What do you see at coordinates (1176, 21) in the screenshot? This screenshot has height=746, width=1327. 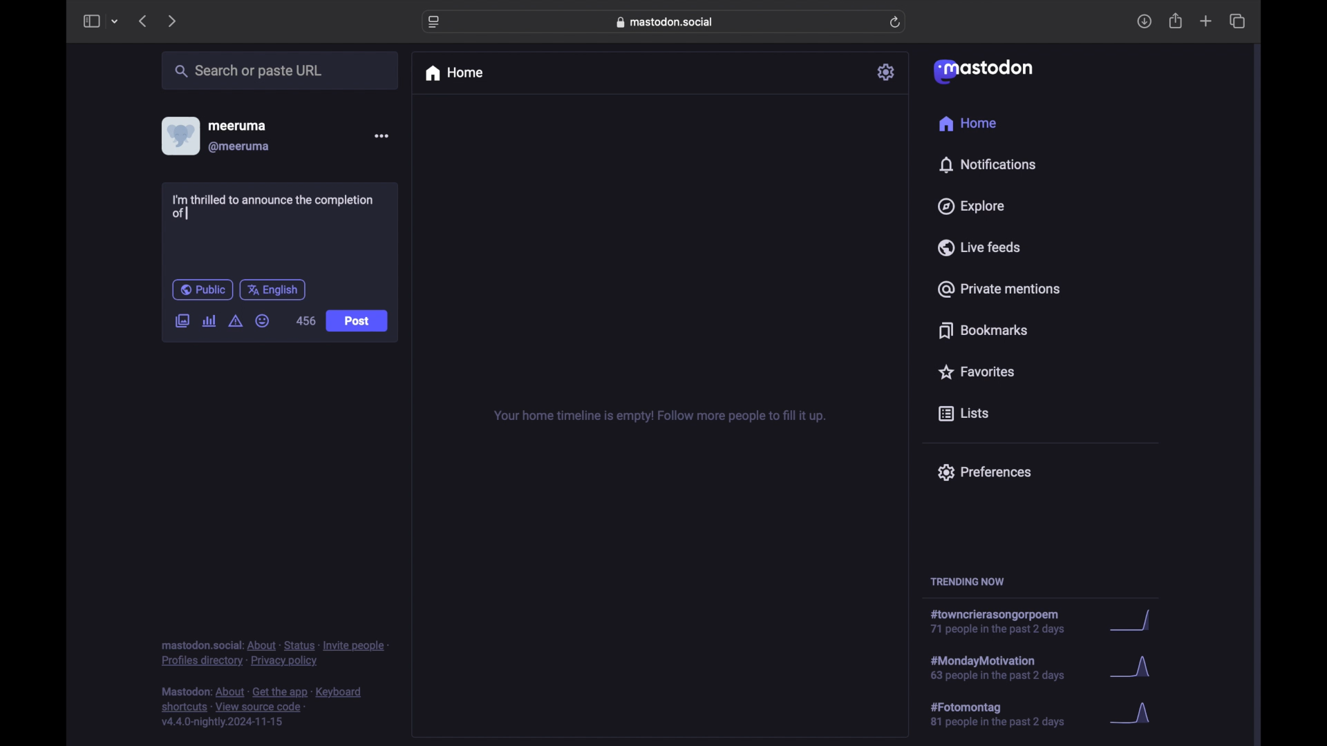 I see `share` at bounding box center [1176, 21].